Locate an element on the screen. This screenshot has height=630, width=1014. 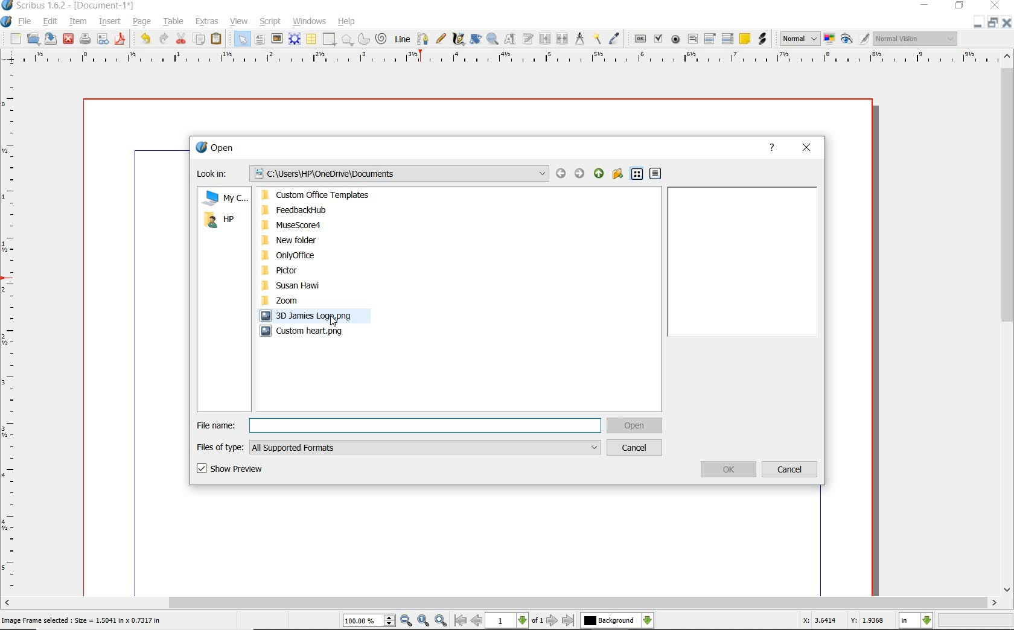
show preview is located at coordinates (251, 470).